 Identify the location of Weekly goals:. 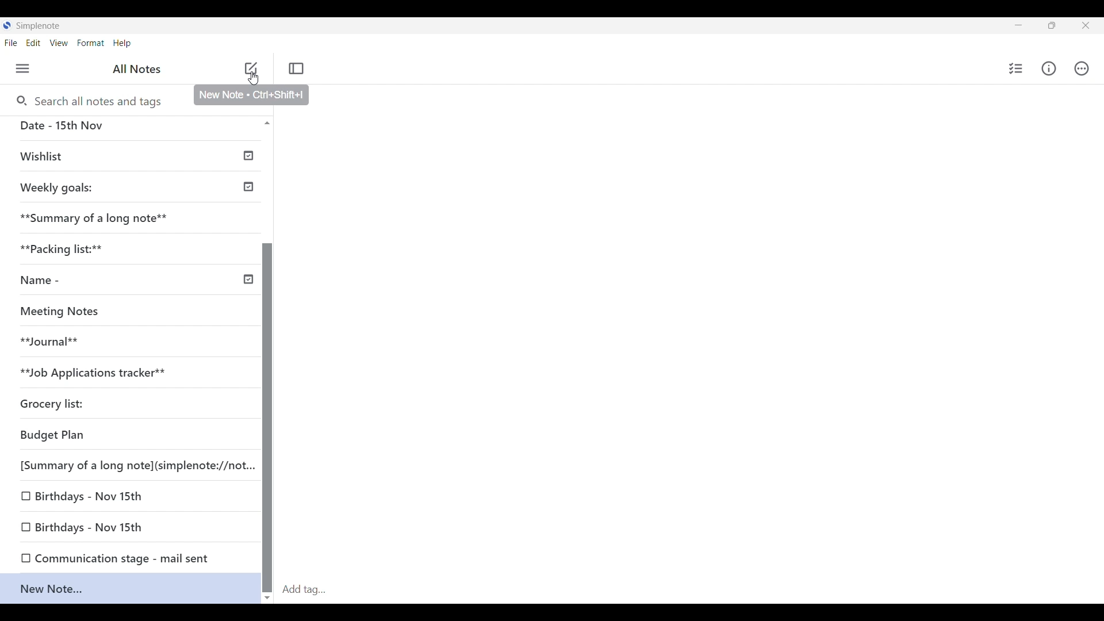
(61, 187).